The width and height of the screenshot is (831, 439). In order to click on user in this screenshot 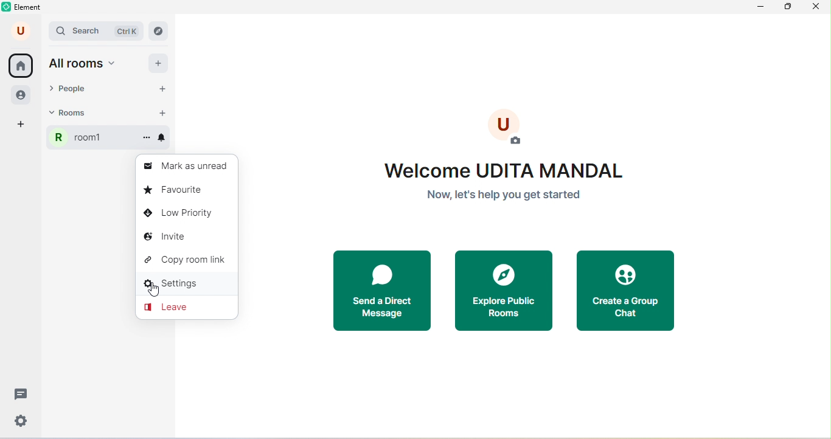, I will do `click(22, 30)`.